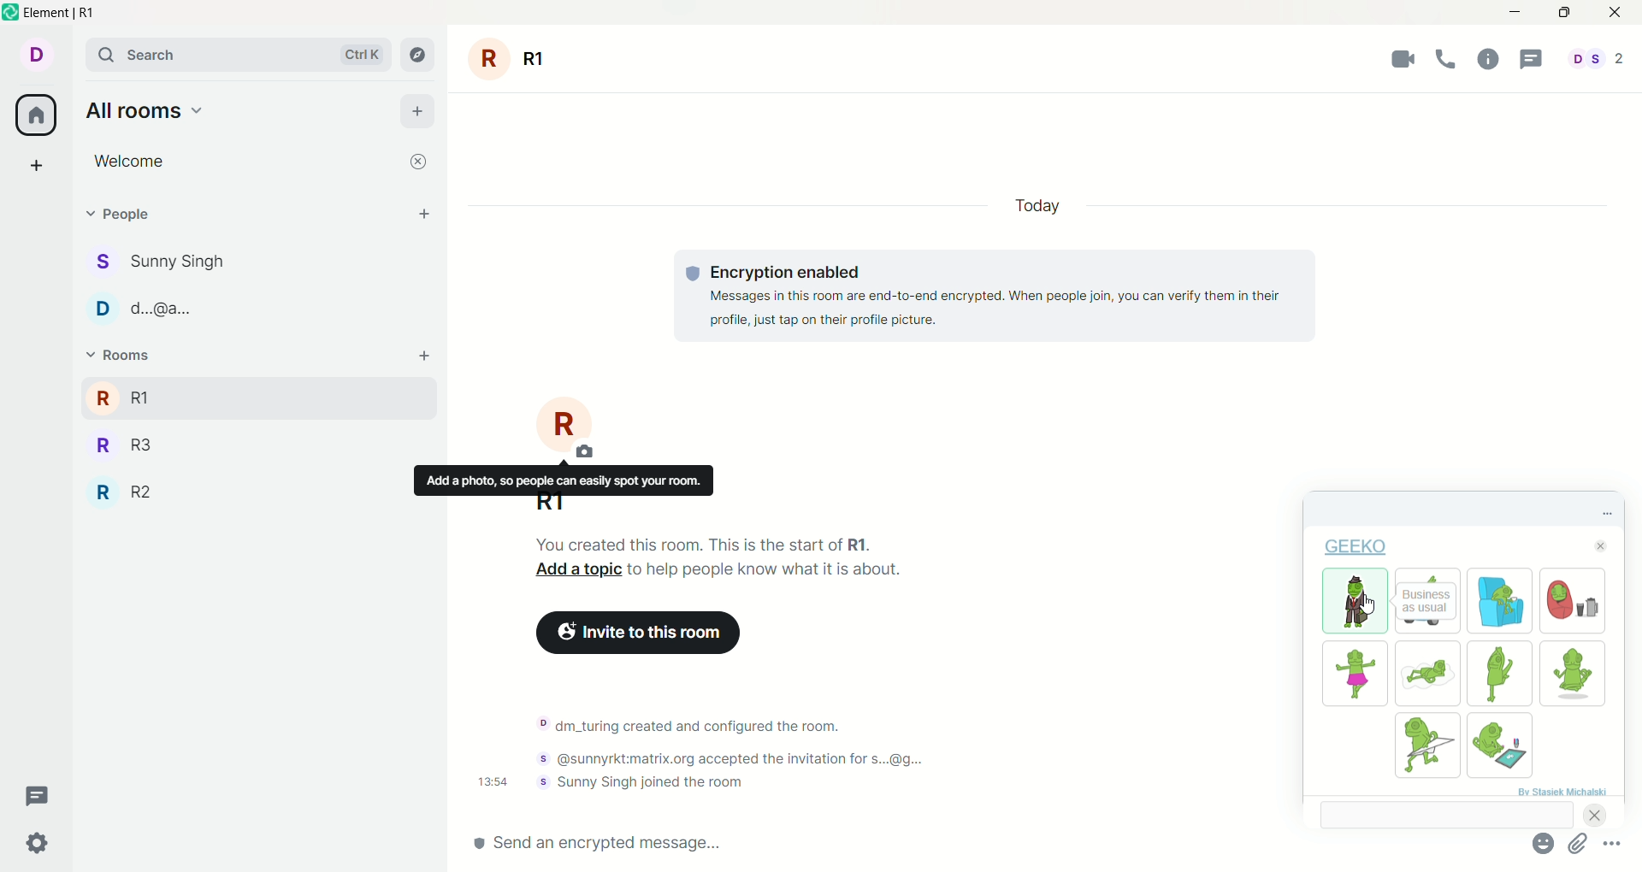  Describe the element at coordinates (1354, 600) in the screenshot. I see `Business as usual sticker` at that location.